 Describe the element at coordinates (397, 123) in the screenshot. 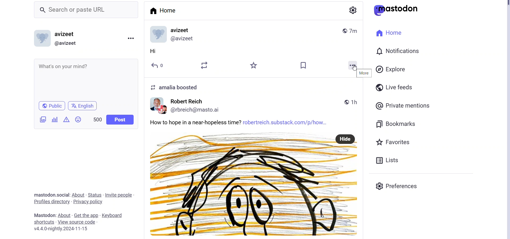

I see `Bookmarks` at that location.